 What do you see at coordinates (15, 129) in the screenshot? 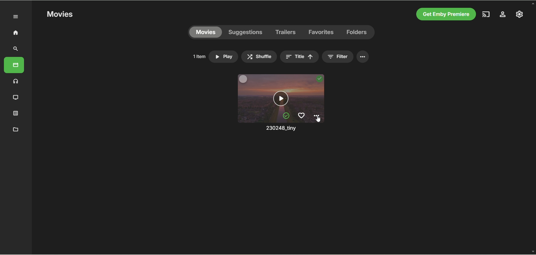
I see `metadata manager` at bounding box center [15, 129].